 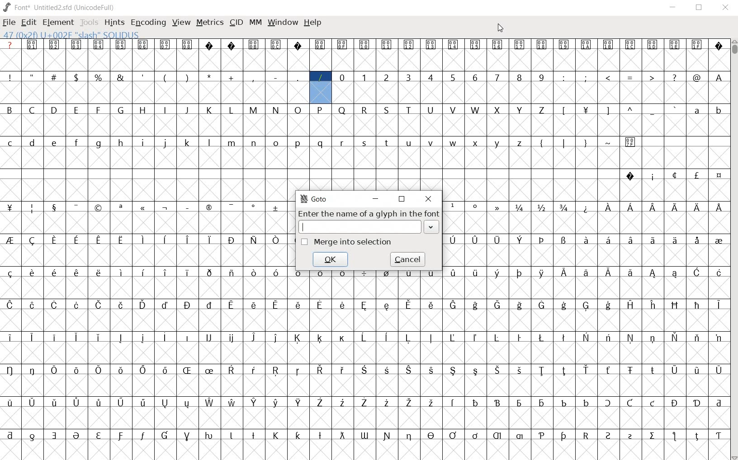 I want to click on glyph, so click(x=164, y=337).